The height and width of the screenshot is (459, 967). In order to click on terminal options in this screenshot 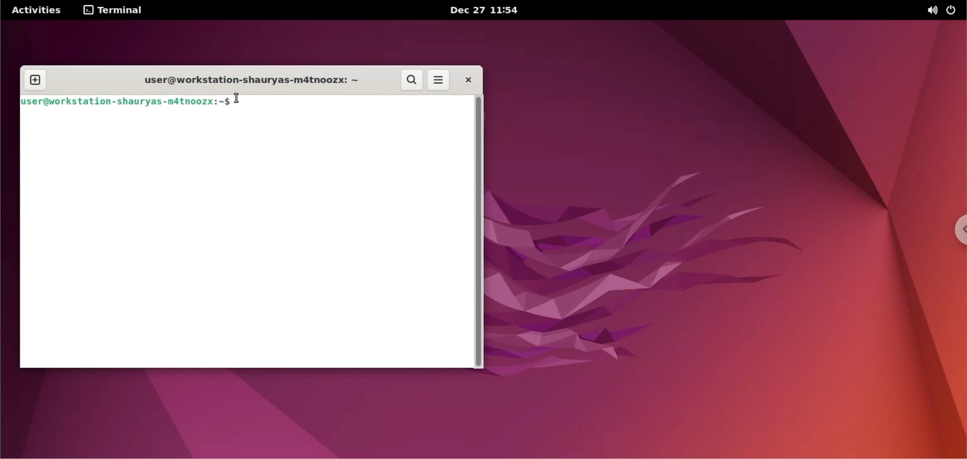, I will do `click(113, 11)`.